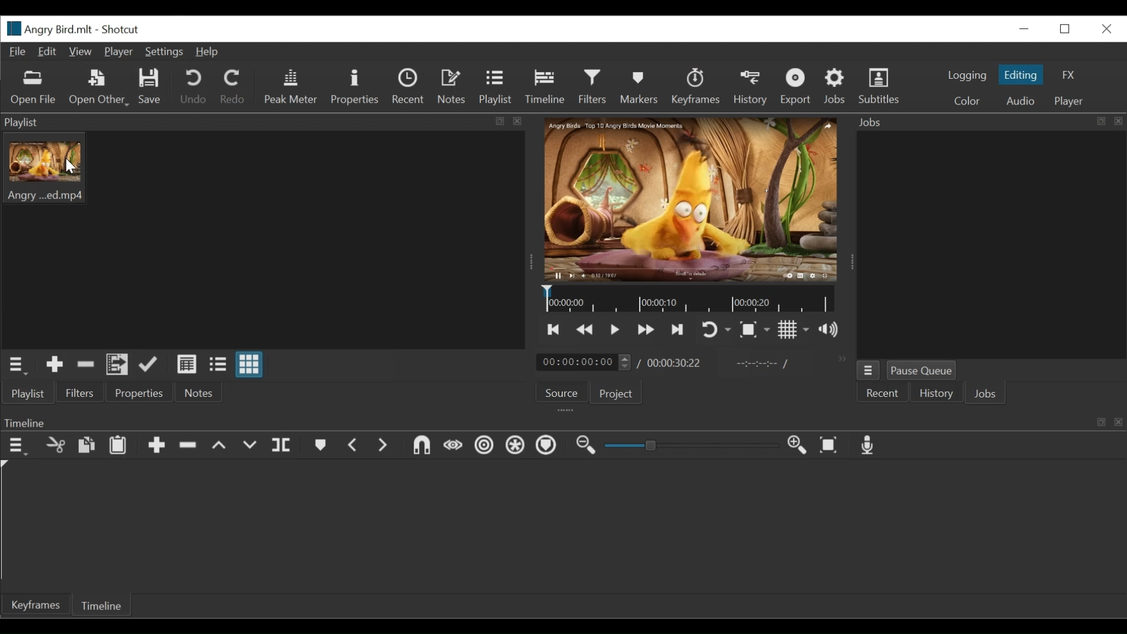  I want to click on logging, so click(966, 77).